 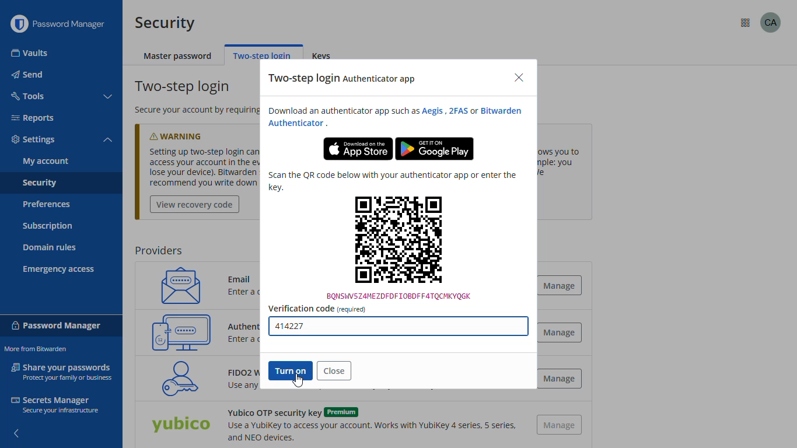 I want to click on manage, so click(x=562, y=332).